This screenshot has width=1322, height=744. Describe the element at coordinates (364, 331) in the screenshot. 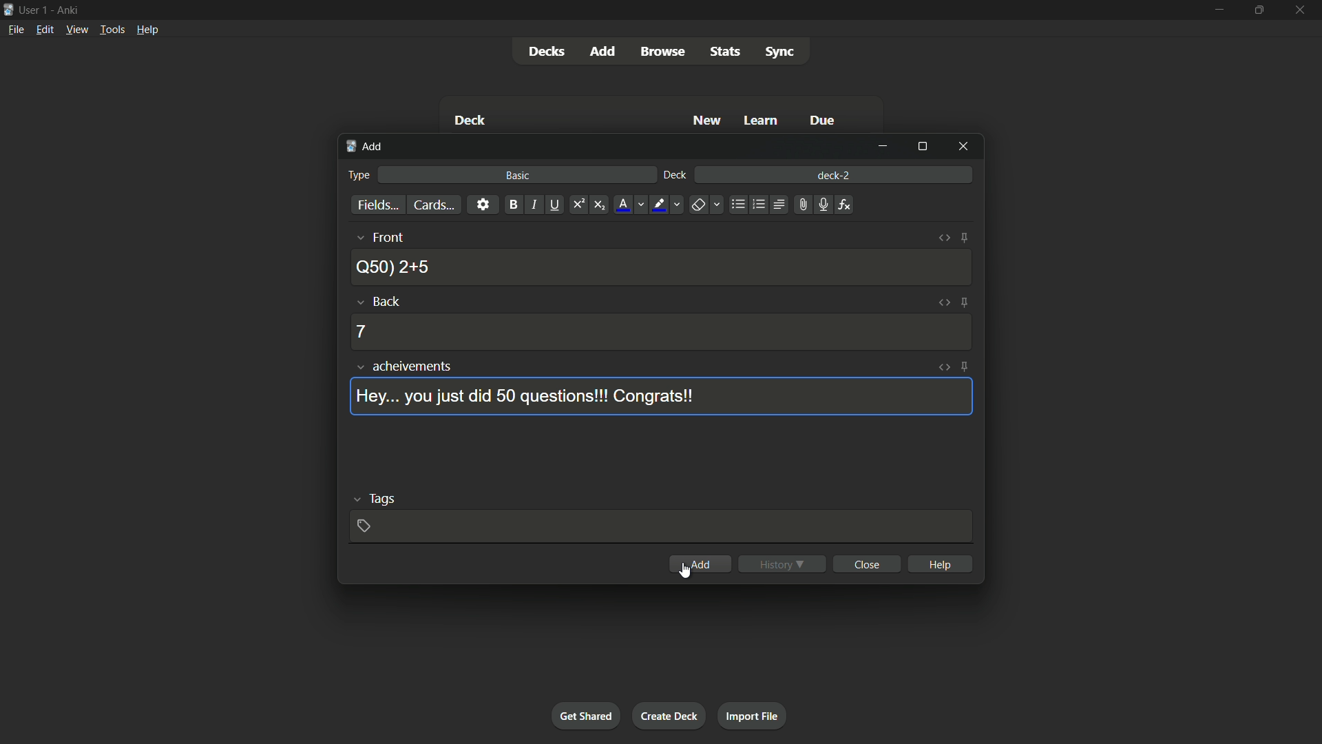

I see `7` at that location.